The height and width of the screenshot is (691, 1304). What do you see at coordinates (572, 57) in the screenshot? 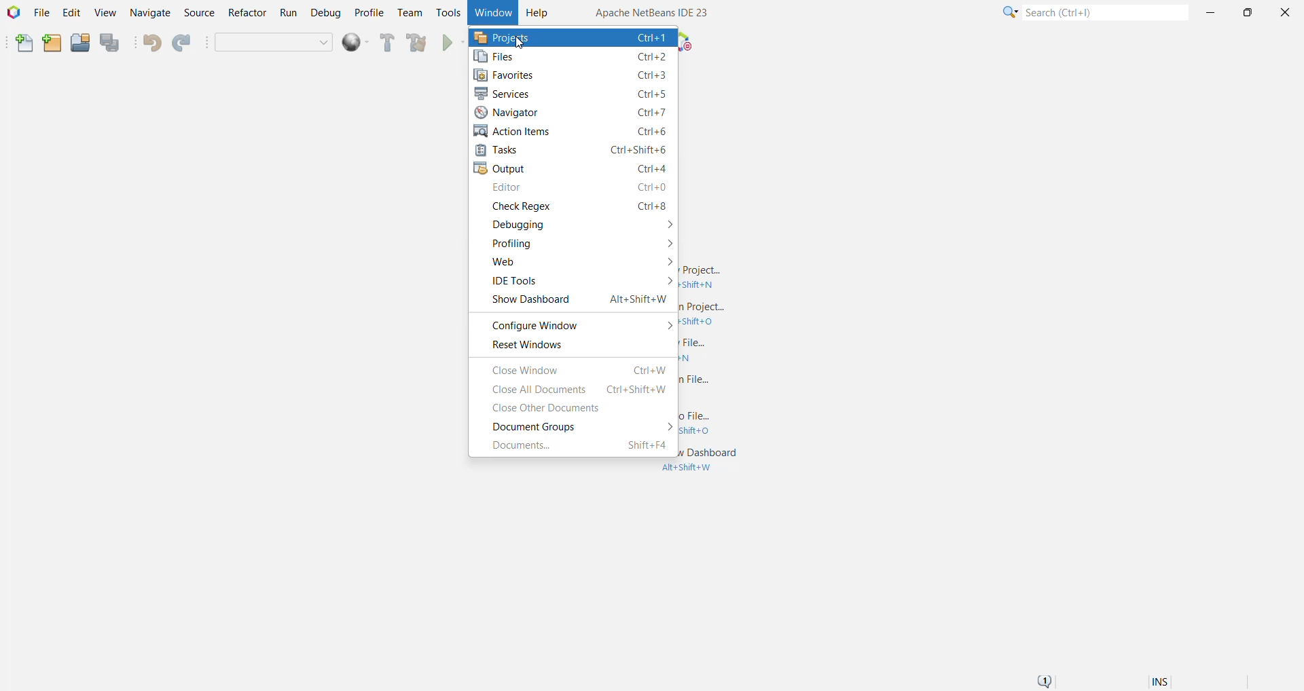
I see `Files` at bounding box center [572, 57].